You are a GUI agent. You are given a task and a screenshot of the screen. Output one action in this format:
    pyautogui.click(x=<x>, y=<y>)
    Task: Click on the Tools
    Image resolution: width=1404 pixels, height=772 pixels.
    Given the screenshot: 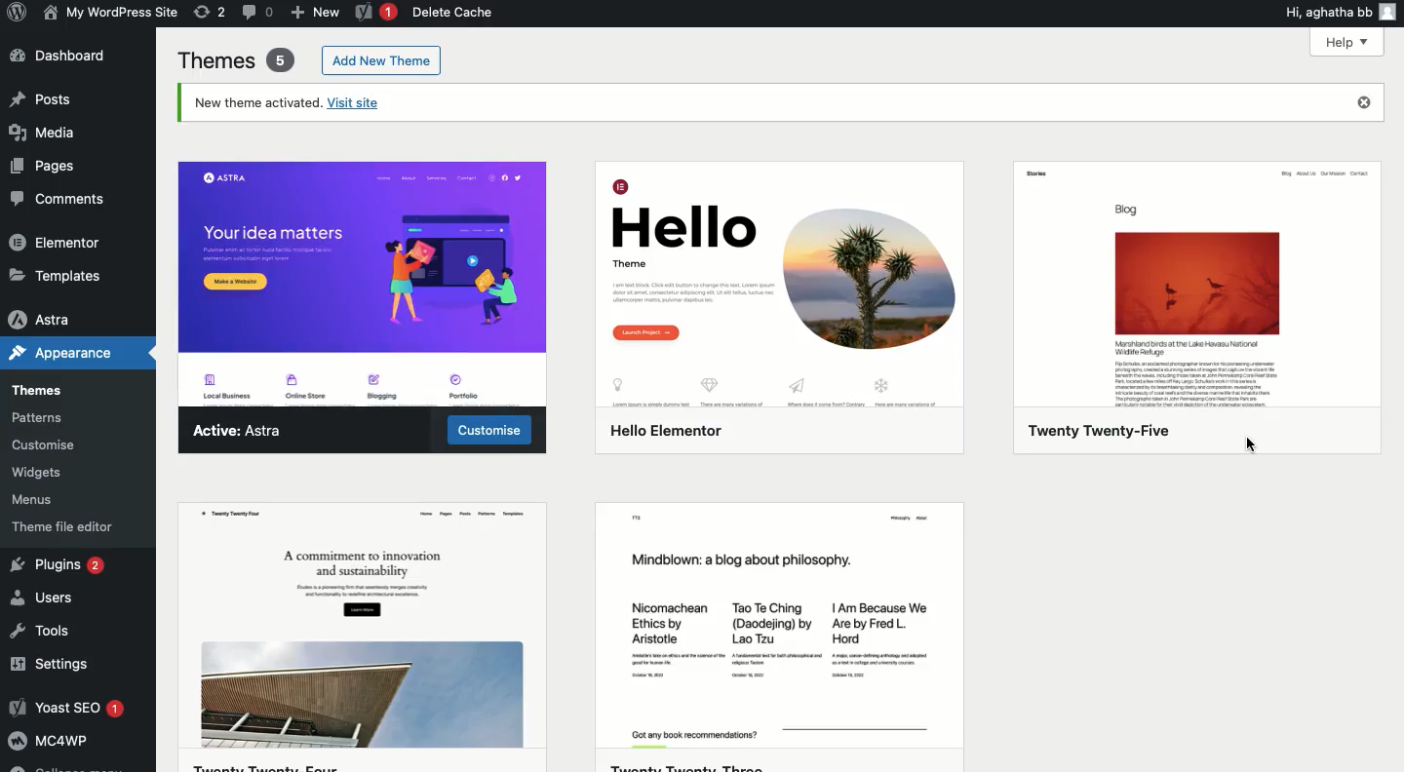 What is the action you would take?
    pyautogui.click(x=50, y=631)
    